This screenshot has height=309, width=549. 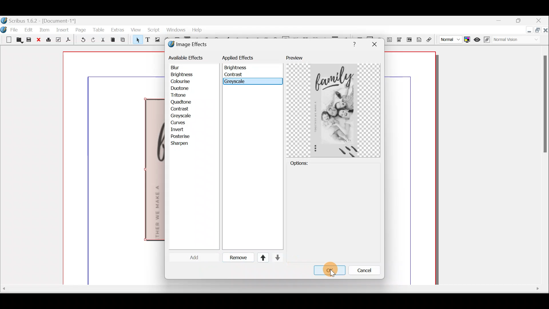 I want to click on Insert, so click(x=62, y=31).